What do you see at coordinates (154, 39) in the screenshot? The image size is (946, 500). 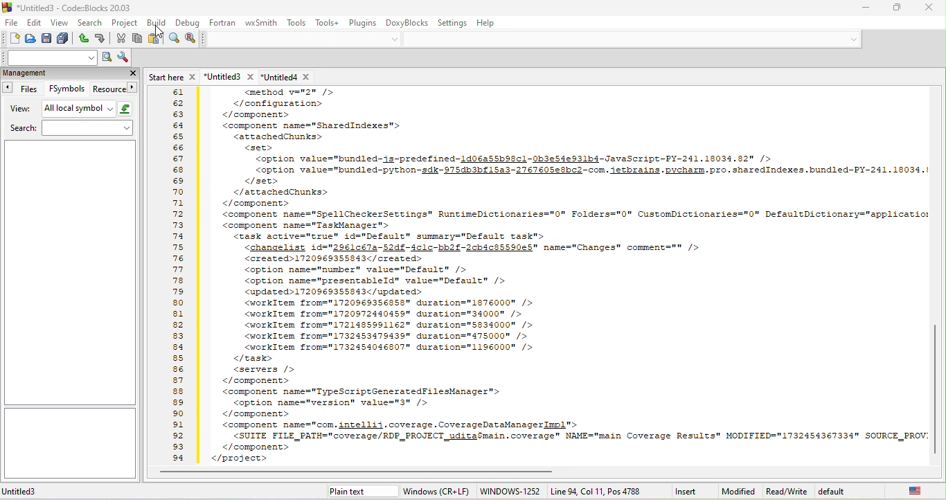 I see `paste` at bounding box center [154, 39].